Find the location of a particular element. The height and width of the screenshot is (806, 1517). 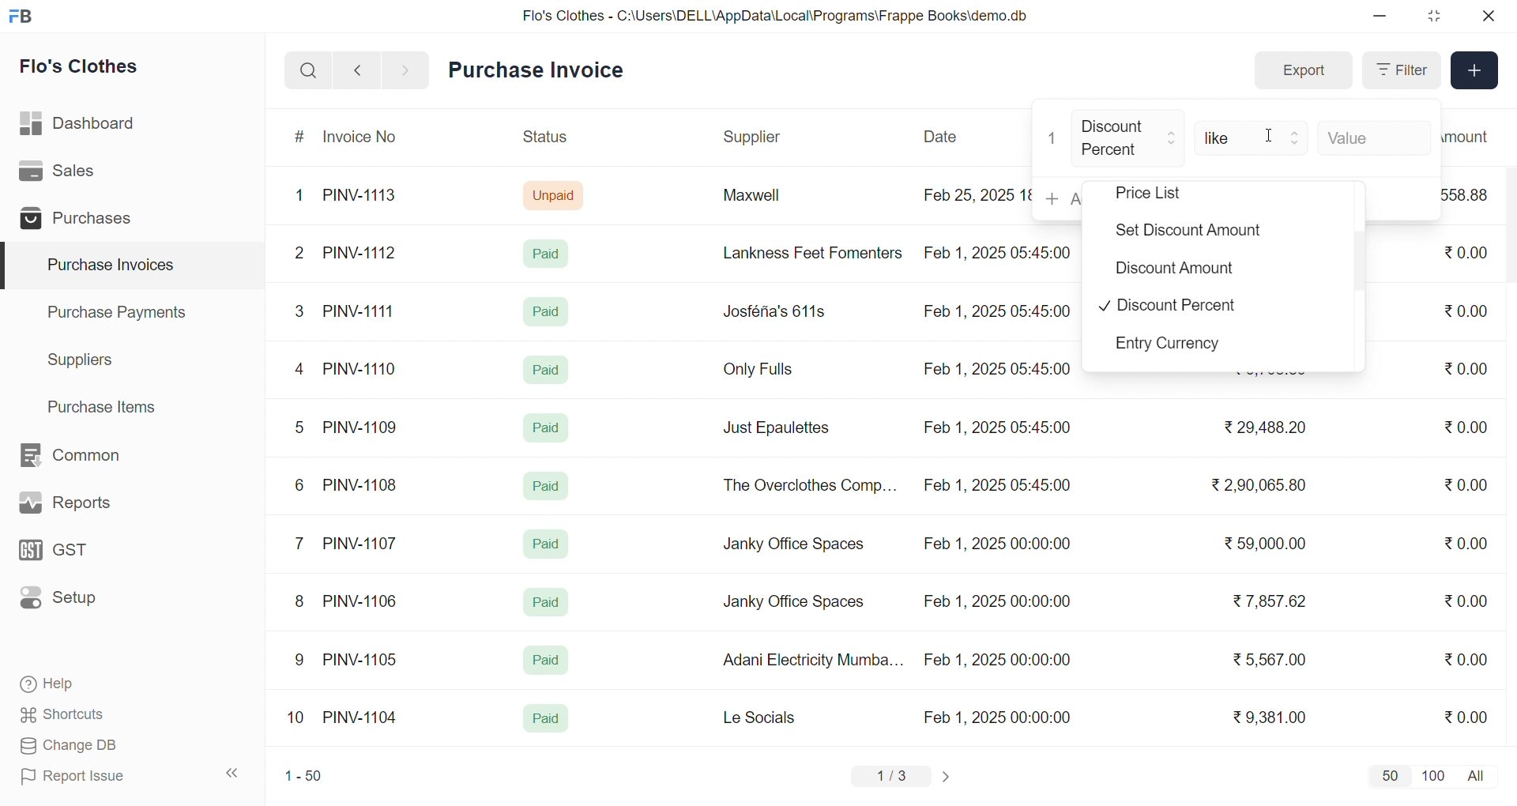

9 is located at coordinates (300, 660).